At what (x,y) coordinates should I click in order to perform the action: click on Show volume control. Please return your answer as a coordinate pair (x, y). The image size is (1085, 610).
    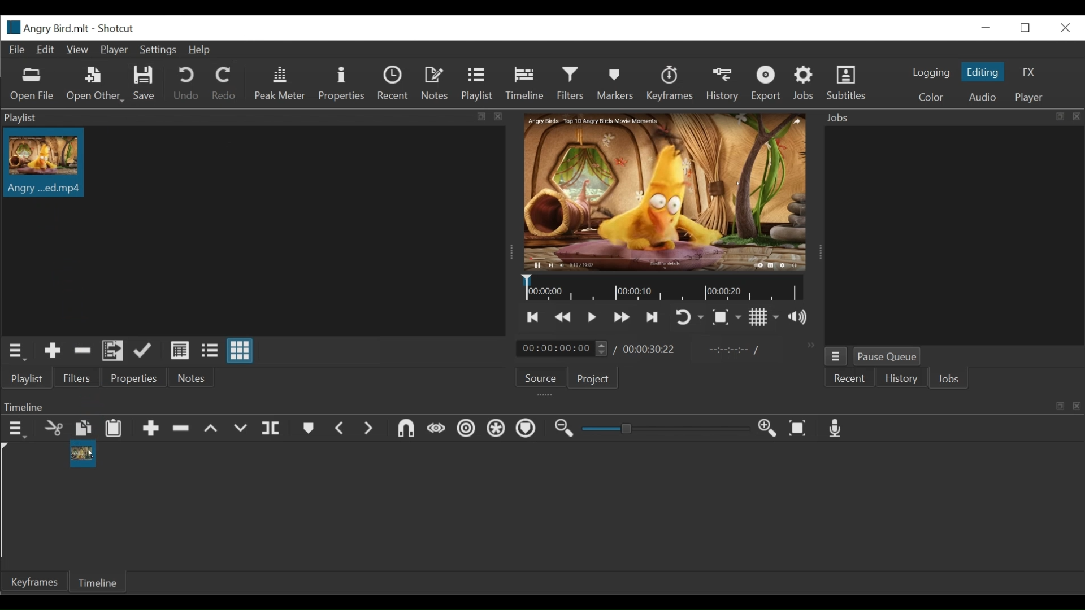
    Looking at the image, I should click on (796, 316).